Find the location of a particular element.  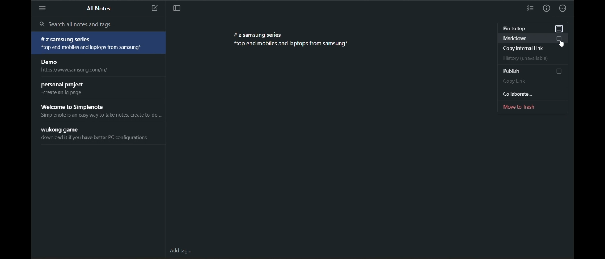

personal project create an ig page is located at coordinates (100, 88).